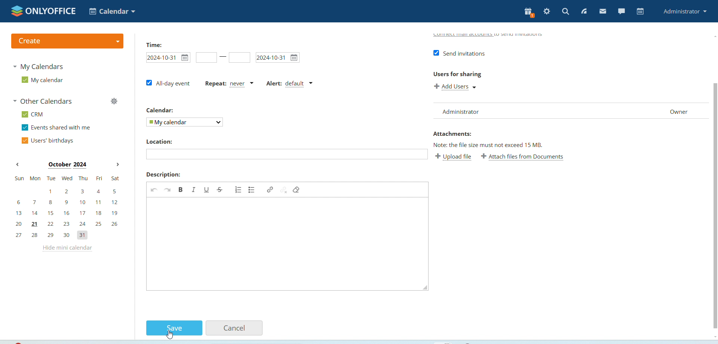 The image size is (718, 344). I want to click on settings, so click(547, 12).